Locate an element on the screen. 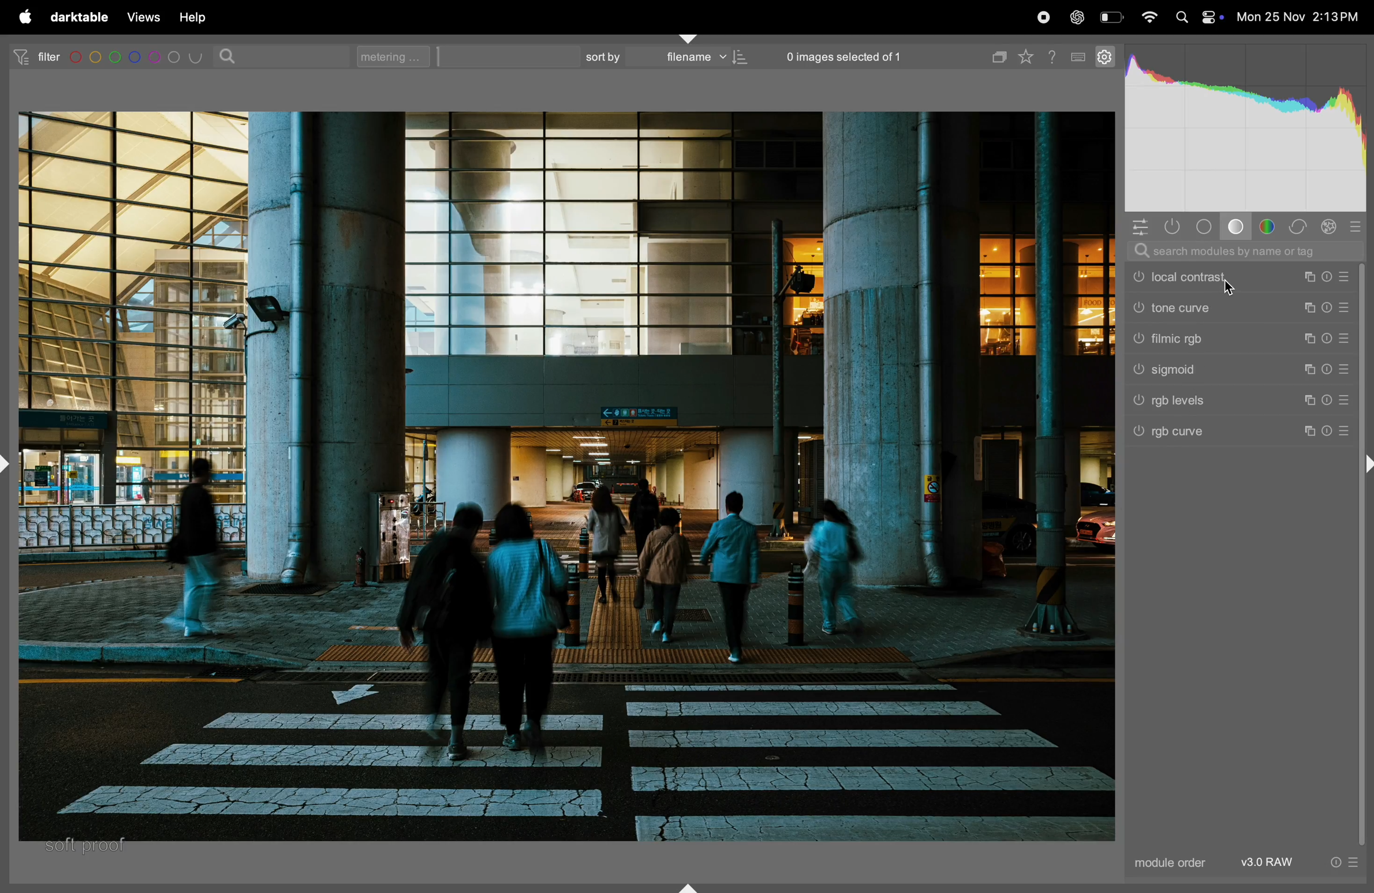  reset is located at coordinates (1330, 277).